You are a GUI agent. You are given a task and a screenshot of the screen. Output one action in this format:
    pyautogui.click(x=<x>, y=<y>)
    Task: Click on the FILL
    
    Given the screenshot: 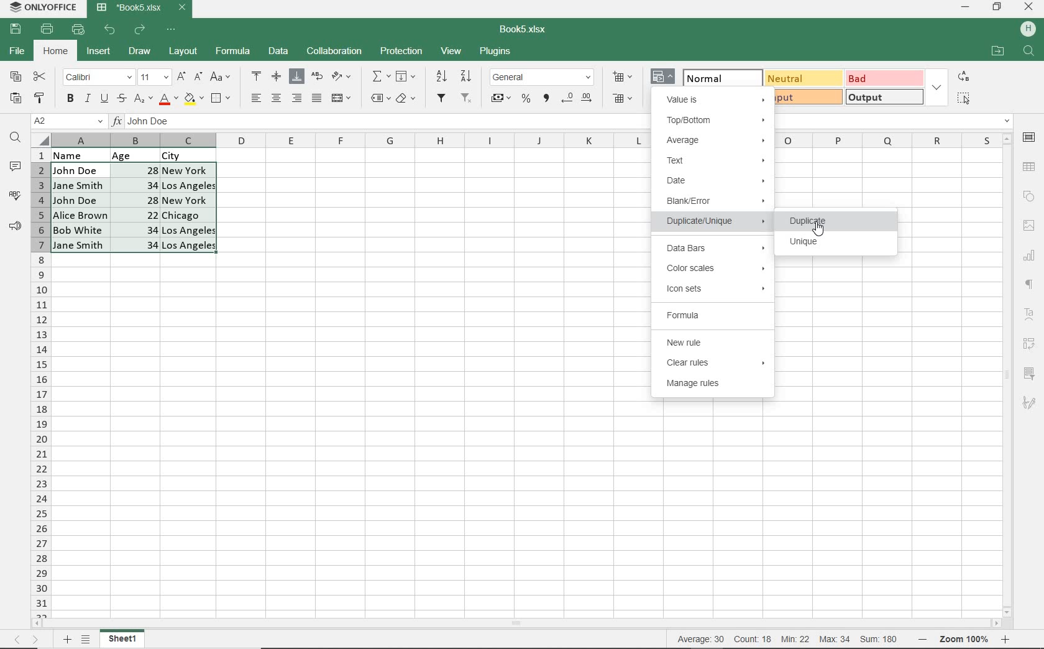 What is the action you would take?
    pyautogui.click(x=409, y=77)
    